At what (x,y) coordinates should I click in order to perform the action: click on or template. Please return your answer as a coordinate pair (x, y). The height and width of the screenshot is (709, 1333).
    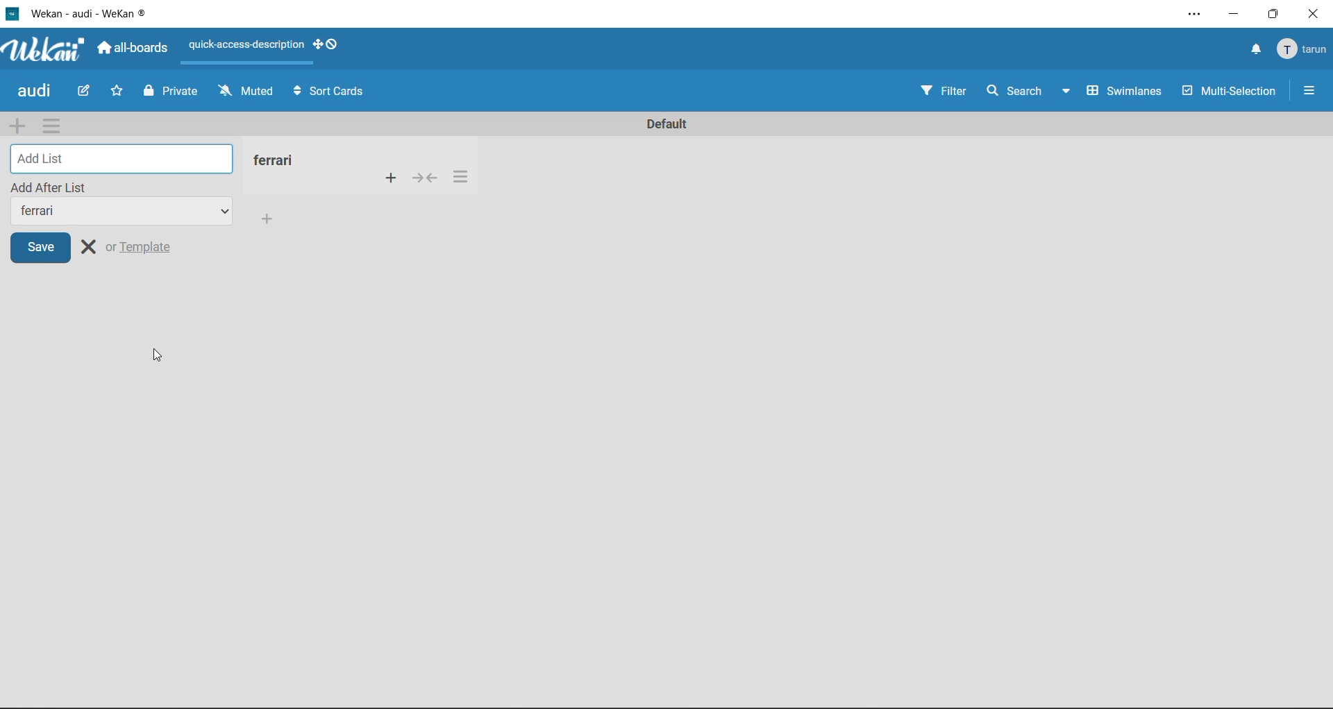
    Looking at the image, I should click on (149, 247).